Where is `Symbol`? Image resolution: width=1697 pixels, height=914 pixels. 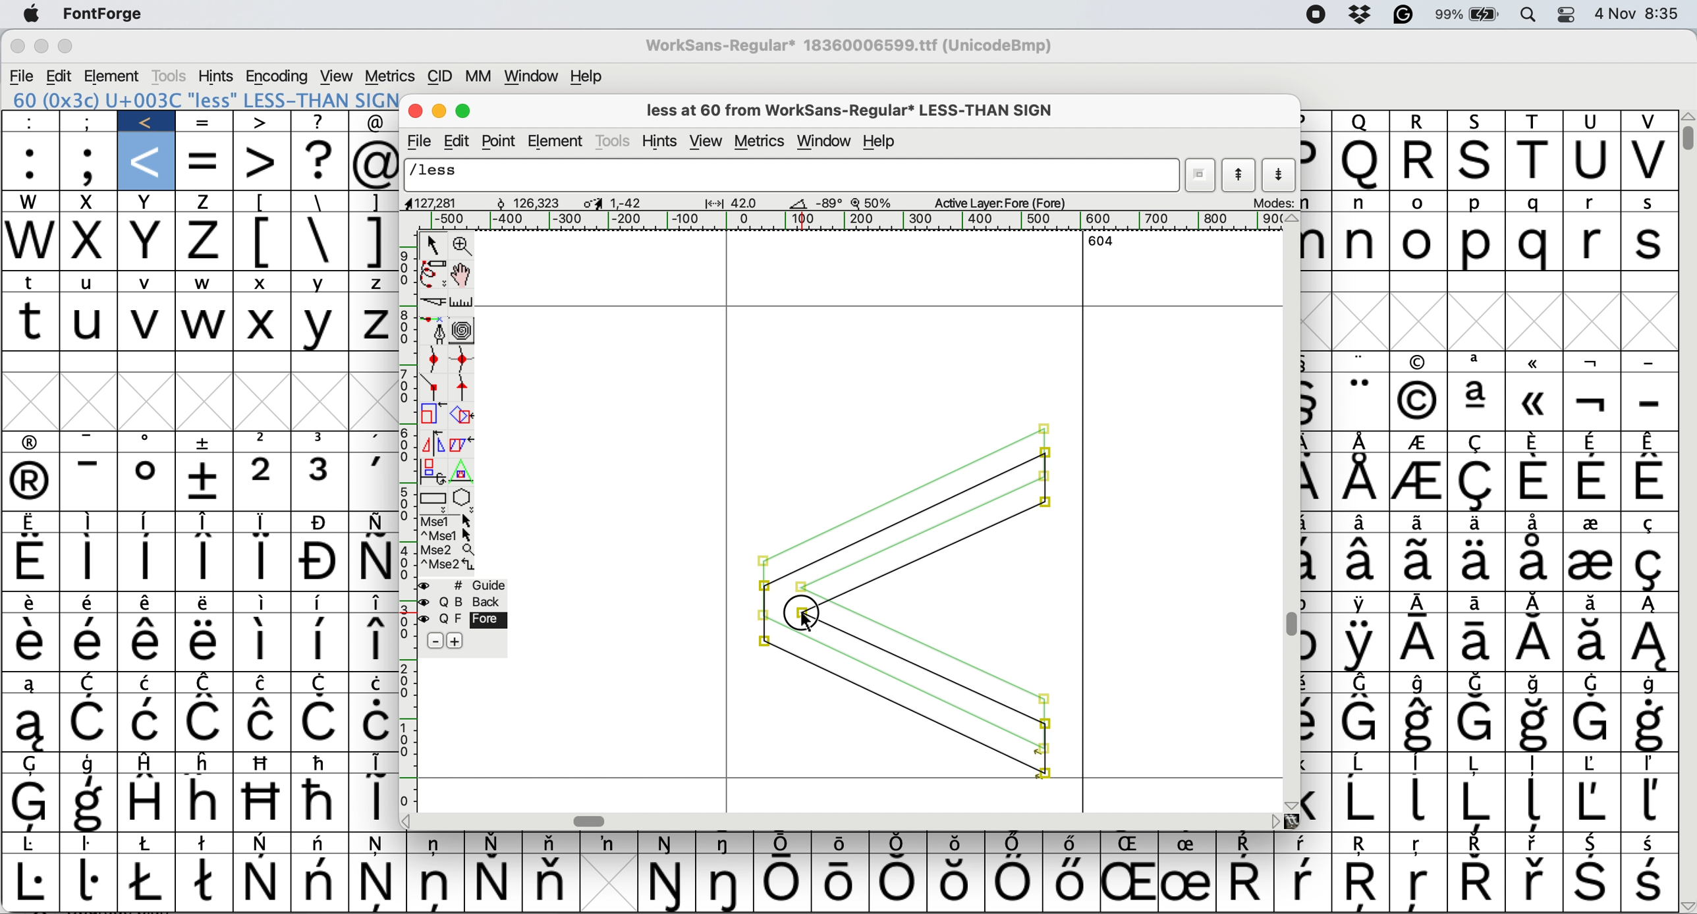
Symbol is located at coordinates (88, 643).